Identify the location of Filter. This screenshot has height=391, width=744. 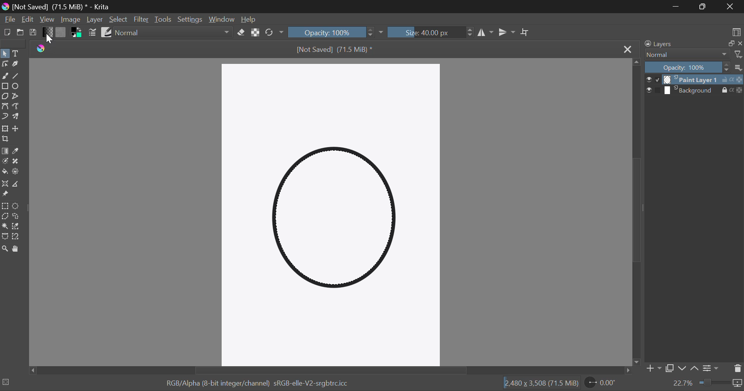
(141, 19).